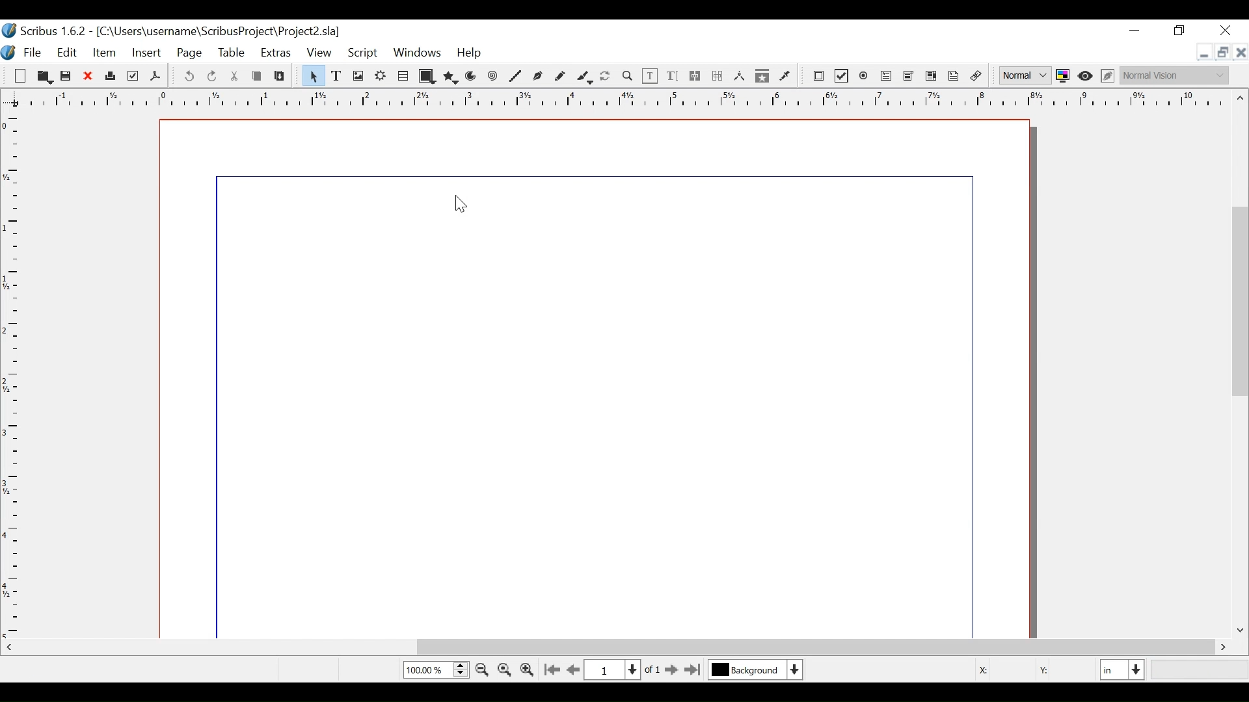  I want to click on Measurements, so click(739, 76).